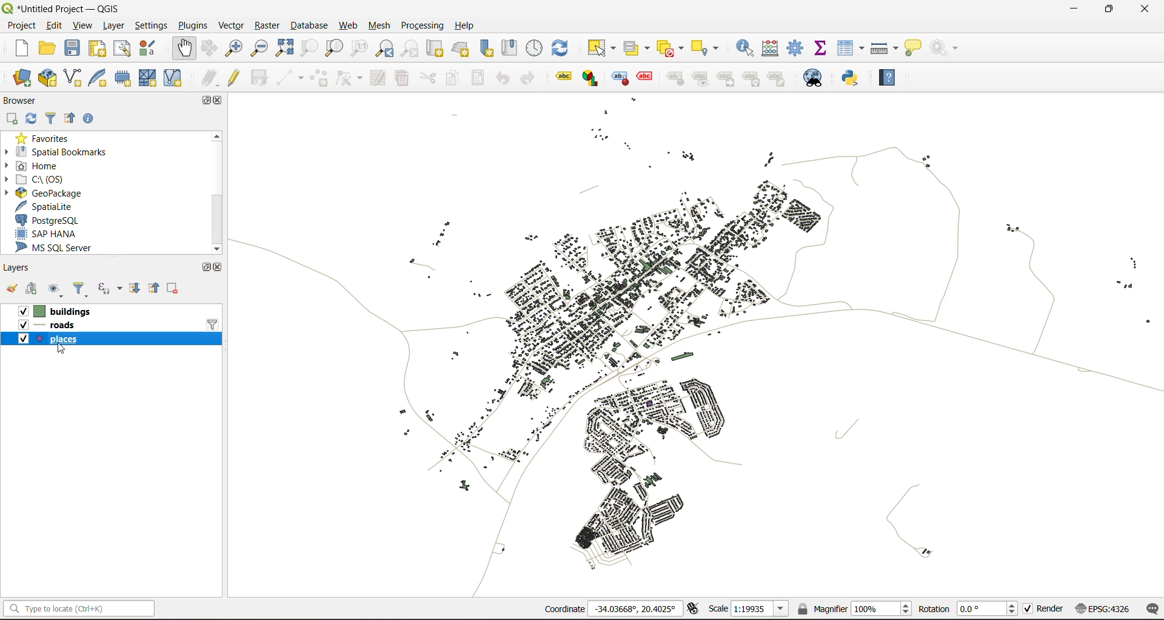 This screenshot has width=1164, height=620. I want to click on python, so click(854, 79).